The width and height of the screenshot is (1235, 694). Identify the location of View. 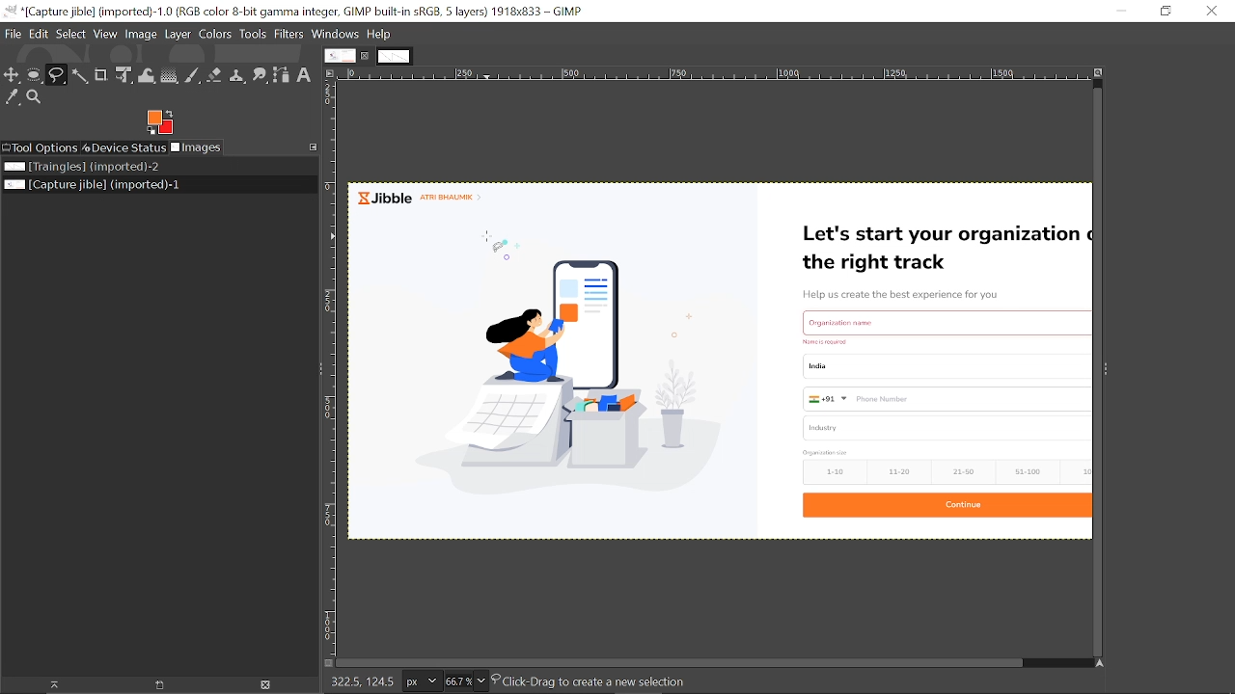
(106, 34).